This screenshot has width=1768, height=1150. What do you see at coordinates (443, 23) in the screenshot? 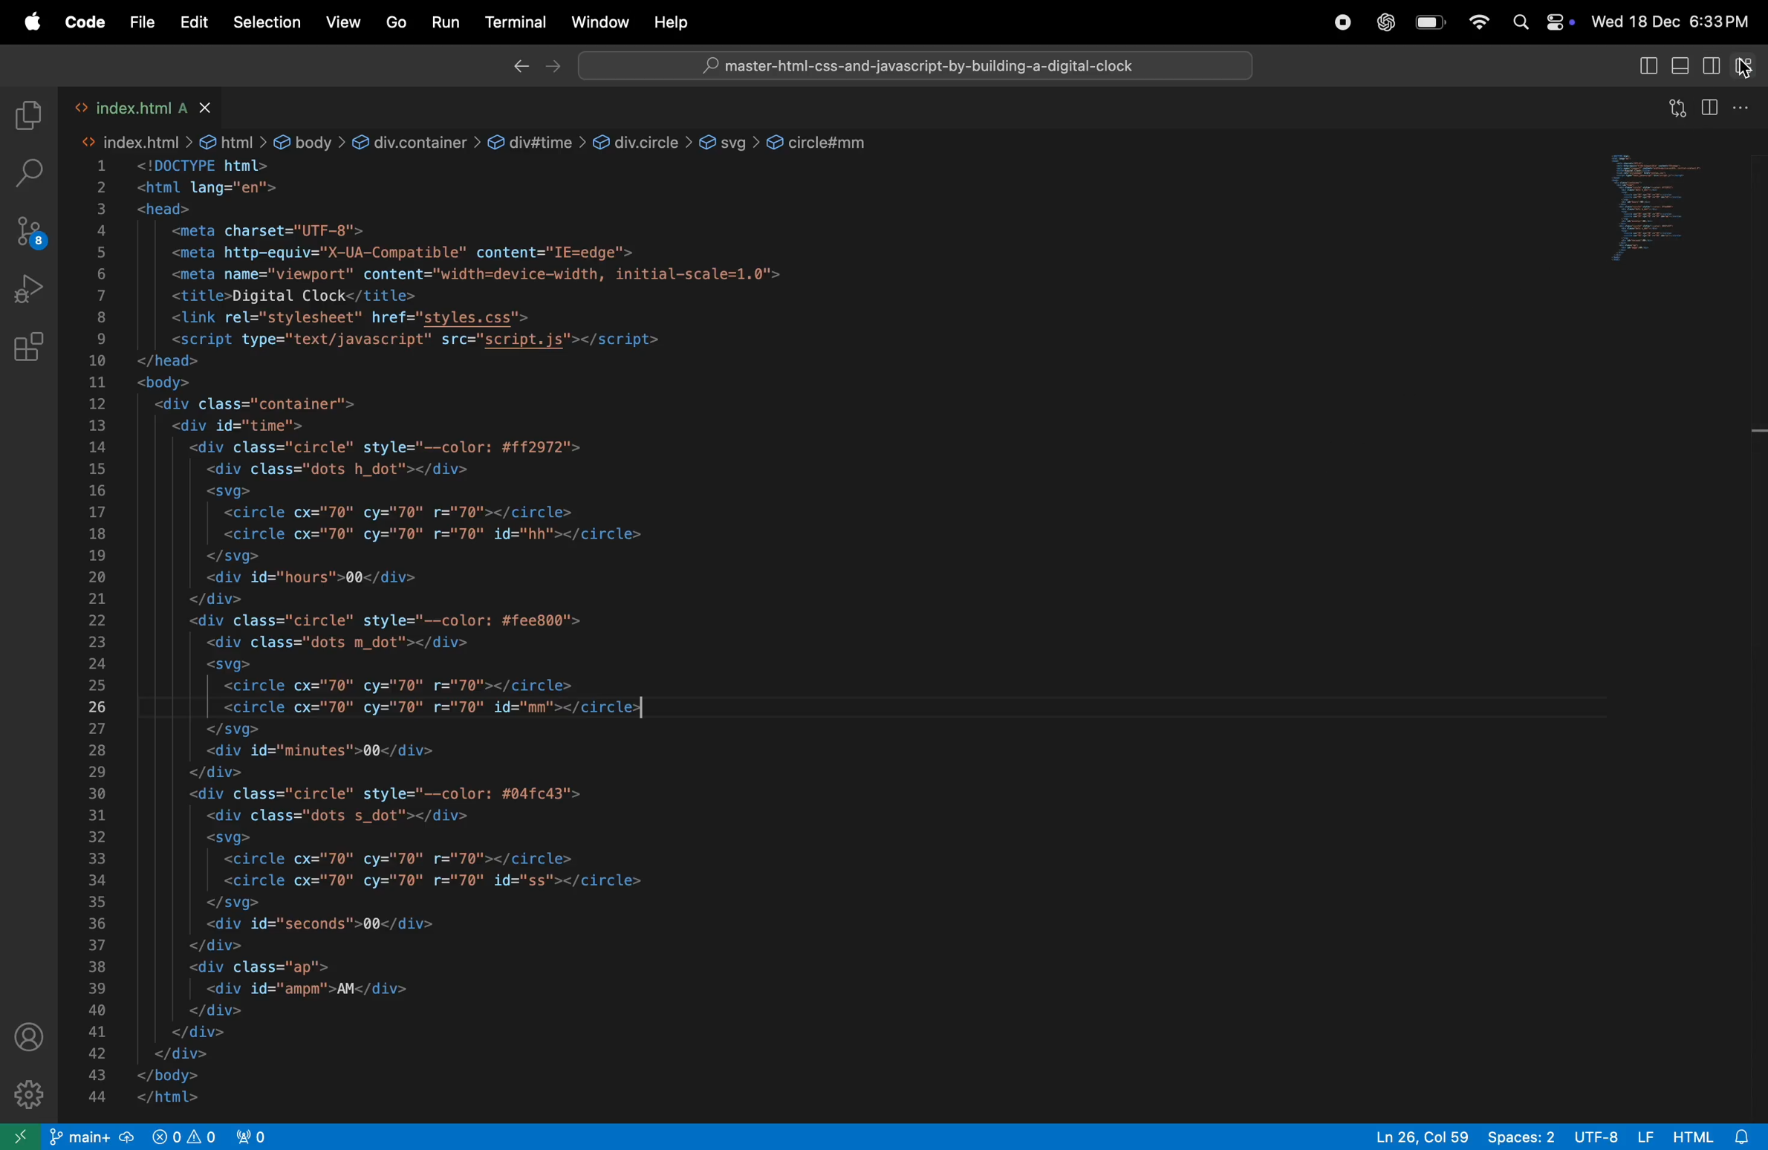
I see `run ` at bounding box center [443, 23].